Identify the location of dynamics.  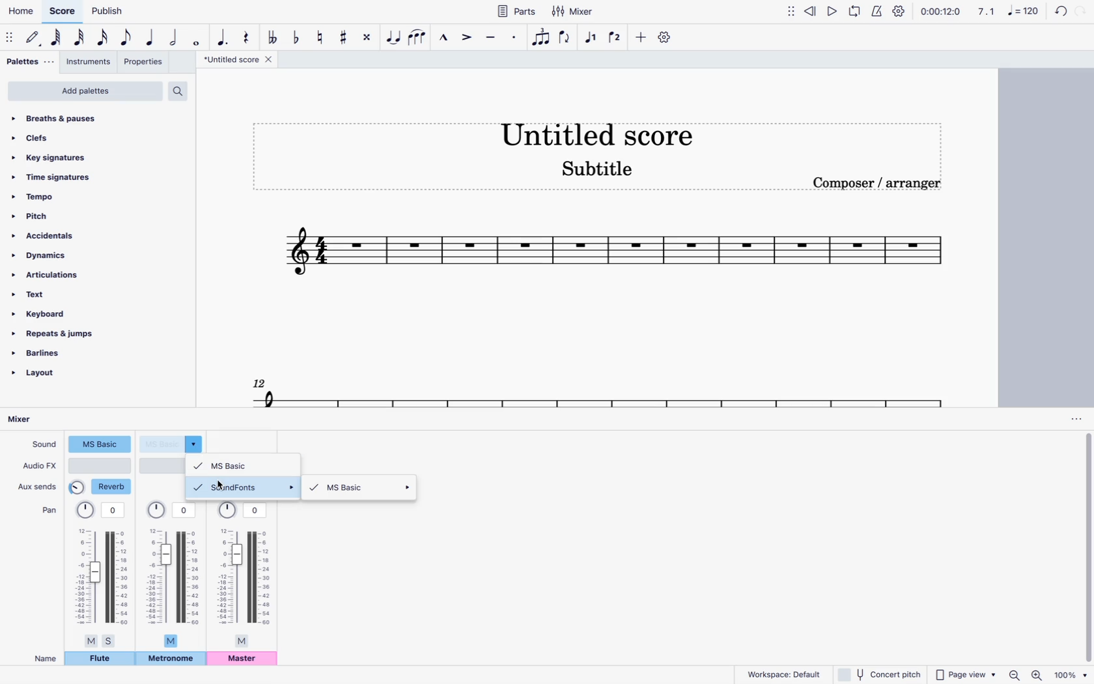
(70, 255).